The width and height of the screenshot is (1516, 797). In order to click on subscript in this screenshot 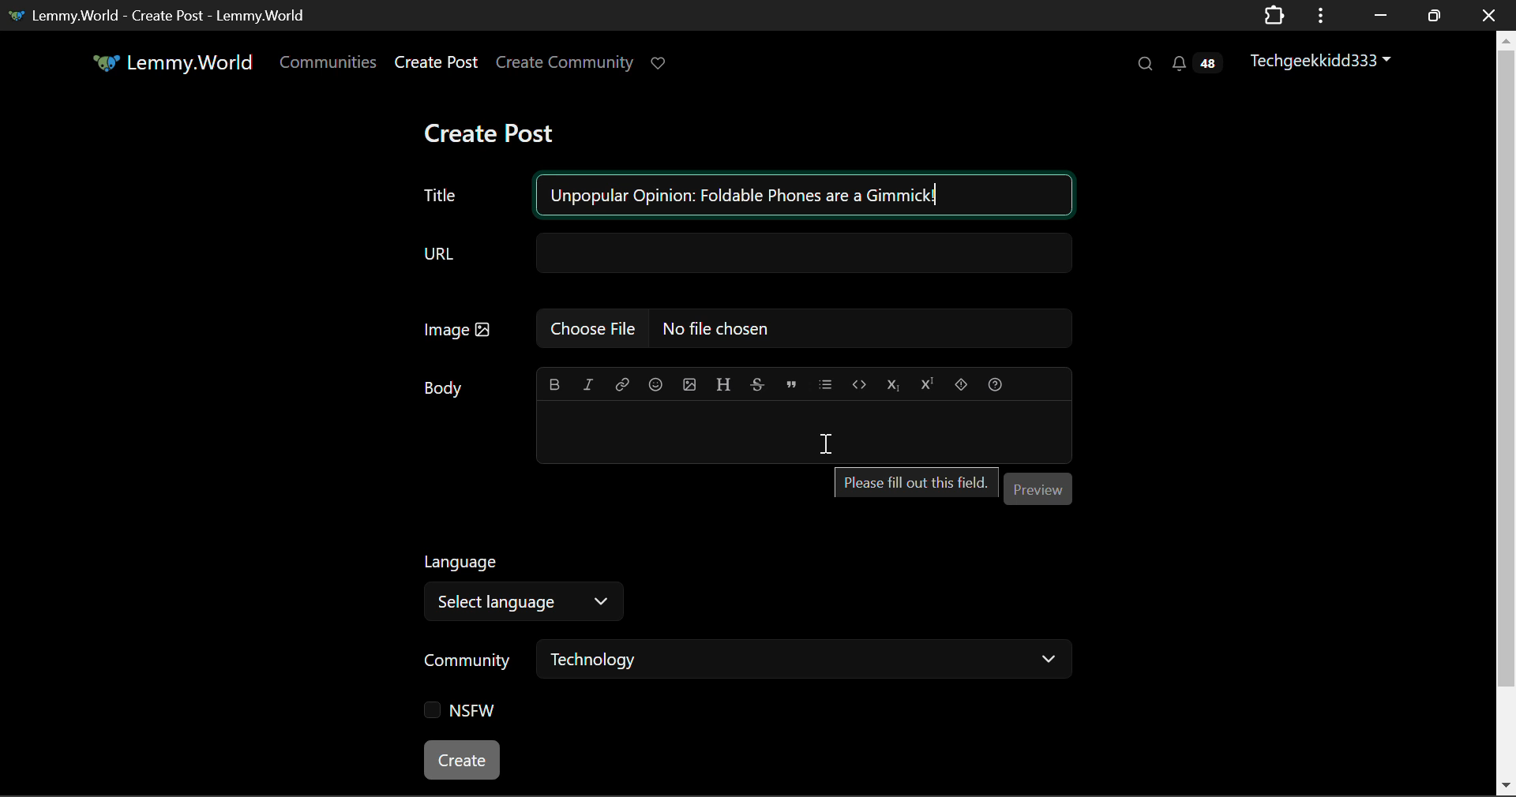, I will do `click(894, 383)`.